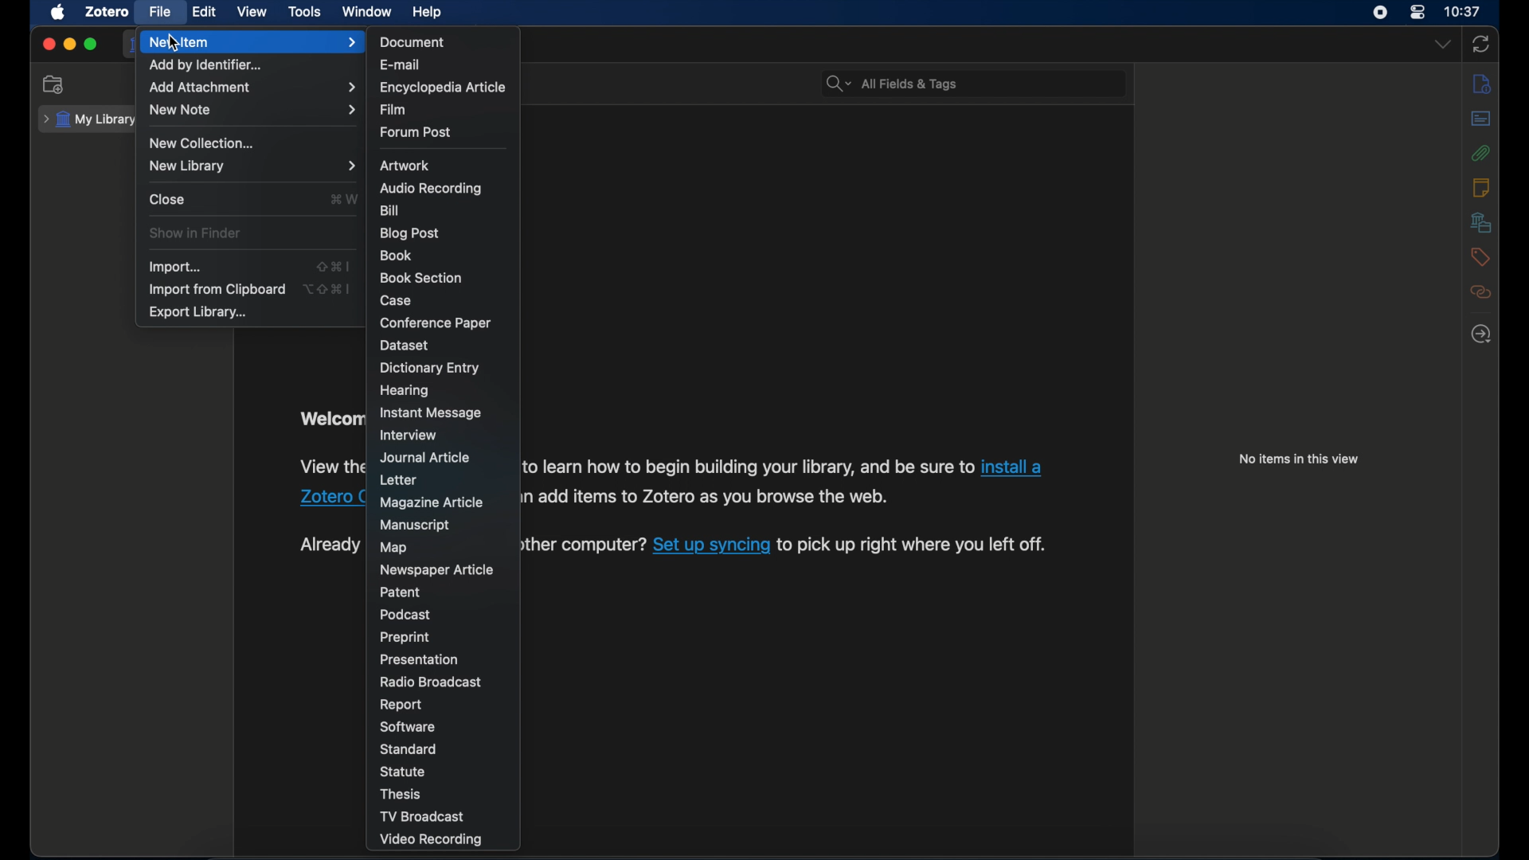 This screenshot has height=860, width=1529. What do you see at coordinates (406, 390) in the screenshot?
I see `hearing` at bounding box center [406, 390].